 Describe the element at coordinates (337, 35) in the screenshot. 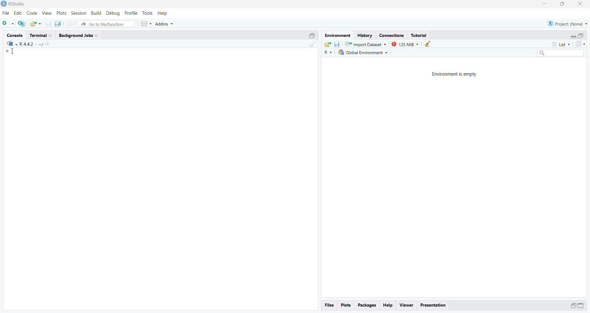

I see `Environment` at that location.